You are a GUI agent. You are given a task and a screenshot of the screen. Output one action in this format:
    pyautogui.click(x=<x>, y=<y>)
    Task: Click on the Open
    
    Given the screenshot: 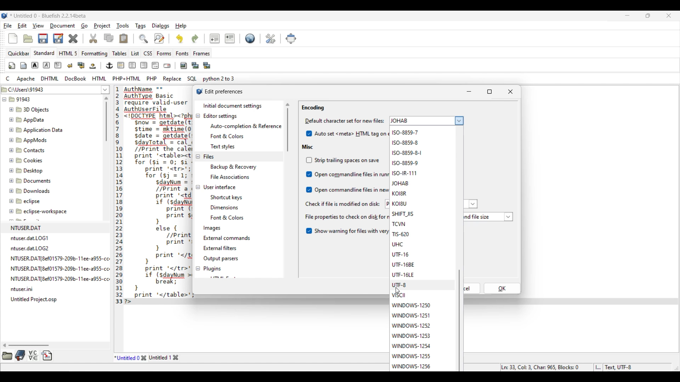 What is the action you would take?
    pyautogui.click(x=28, y=39)
    